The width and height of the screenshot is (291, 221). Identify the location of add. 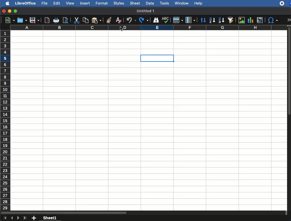
(34, 218).